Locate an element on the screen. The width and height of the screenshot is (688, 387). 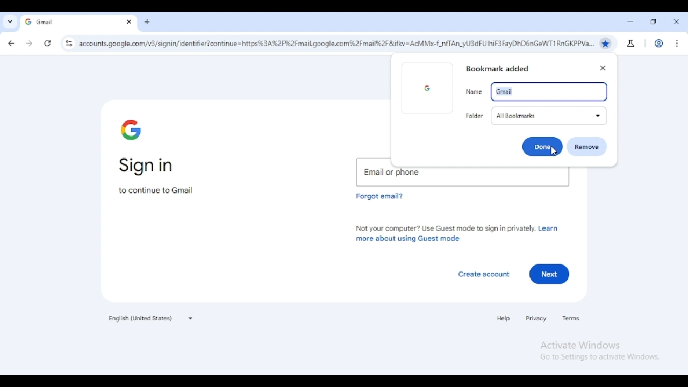
reload this page is located at coordinates (48, 44).